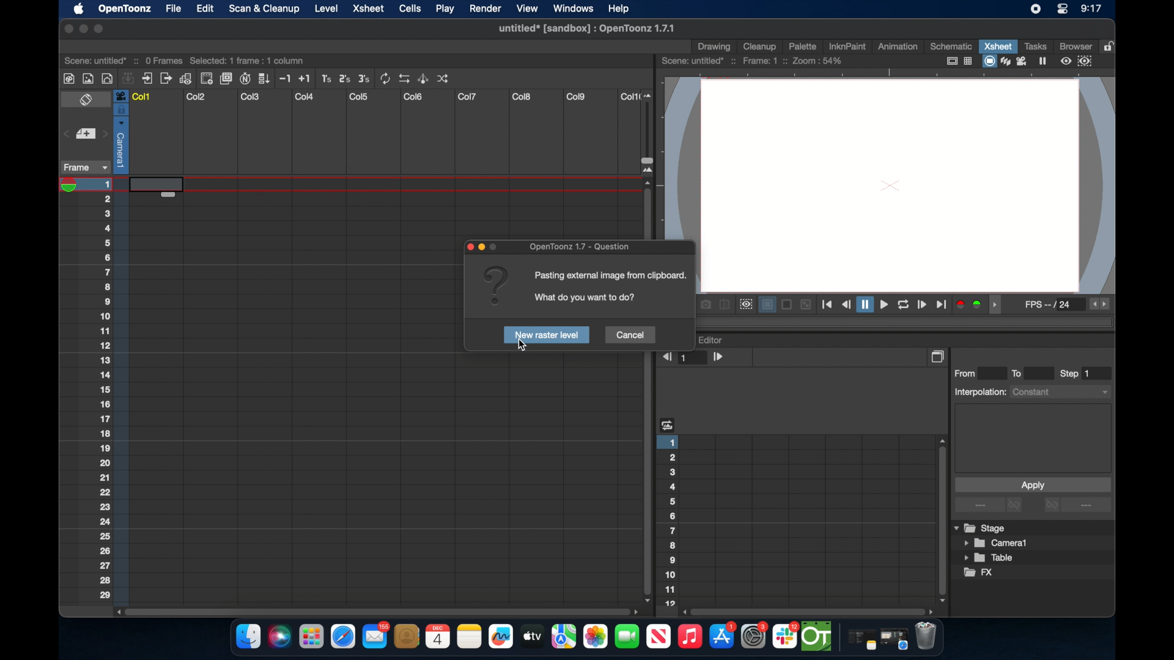 This screenshot has height=660, width=1174. Describe the element at coordinates (1101, 304) in the screenshot. I see `fps` at that location.